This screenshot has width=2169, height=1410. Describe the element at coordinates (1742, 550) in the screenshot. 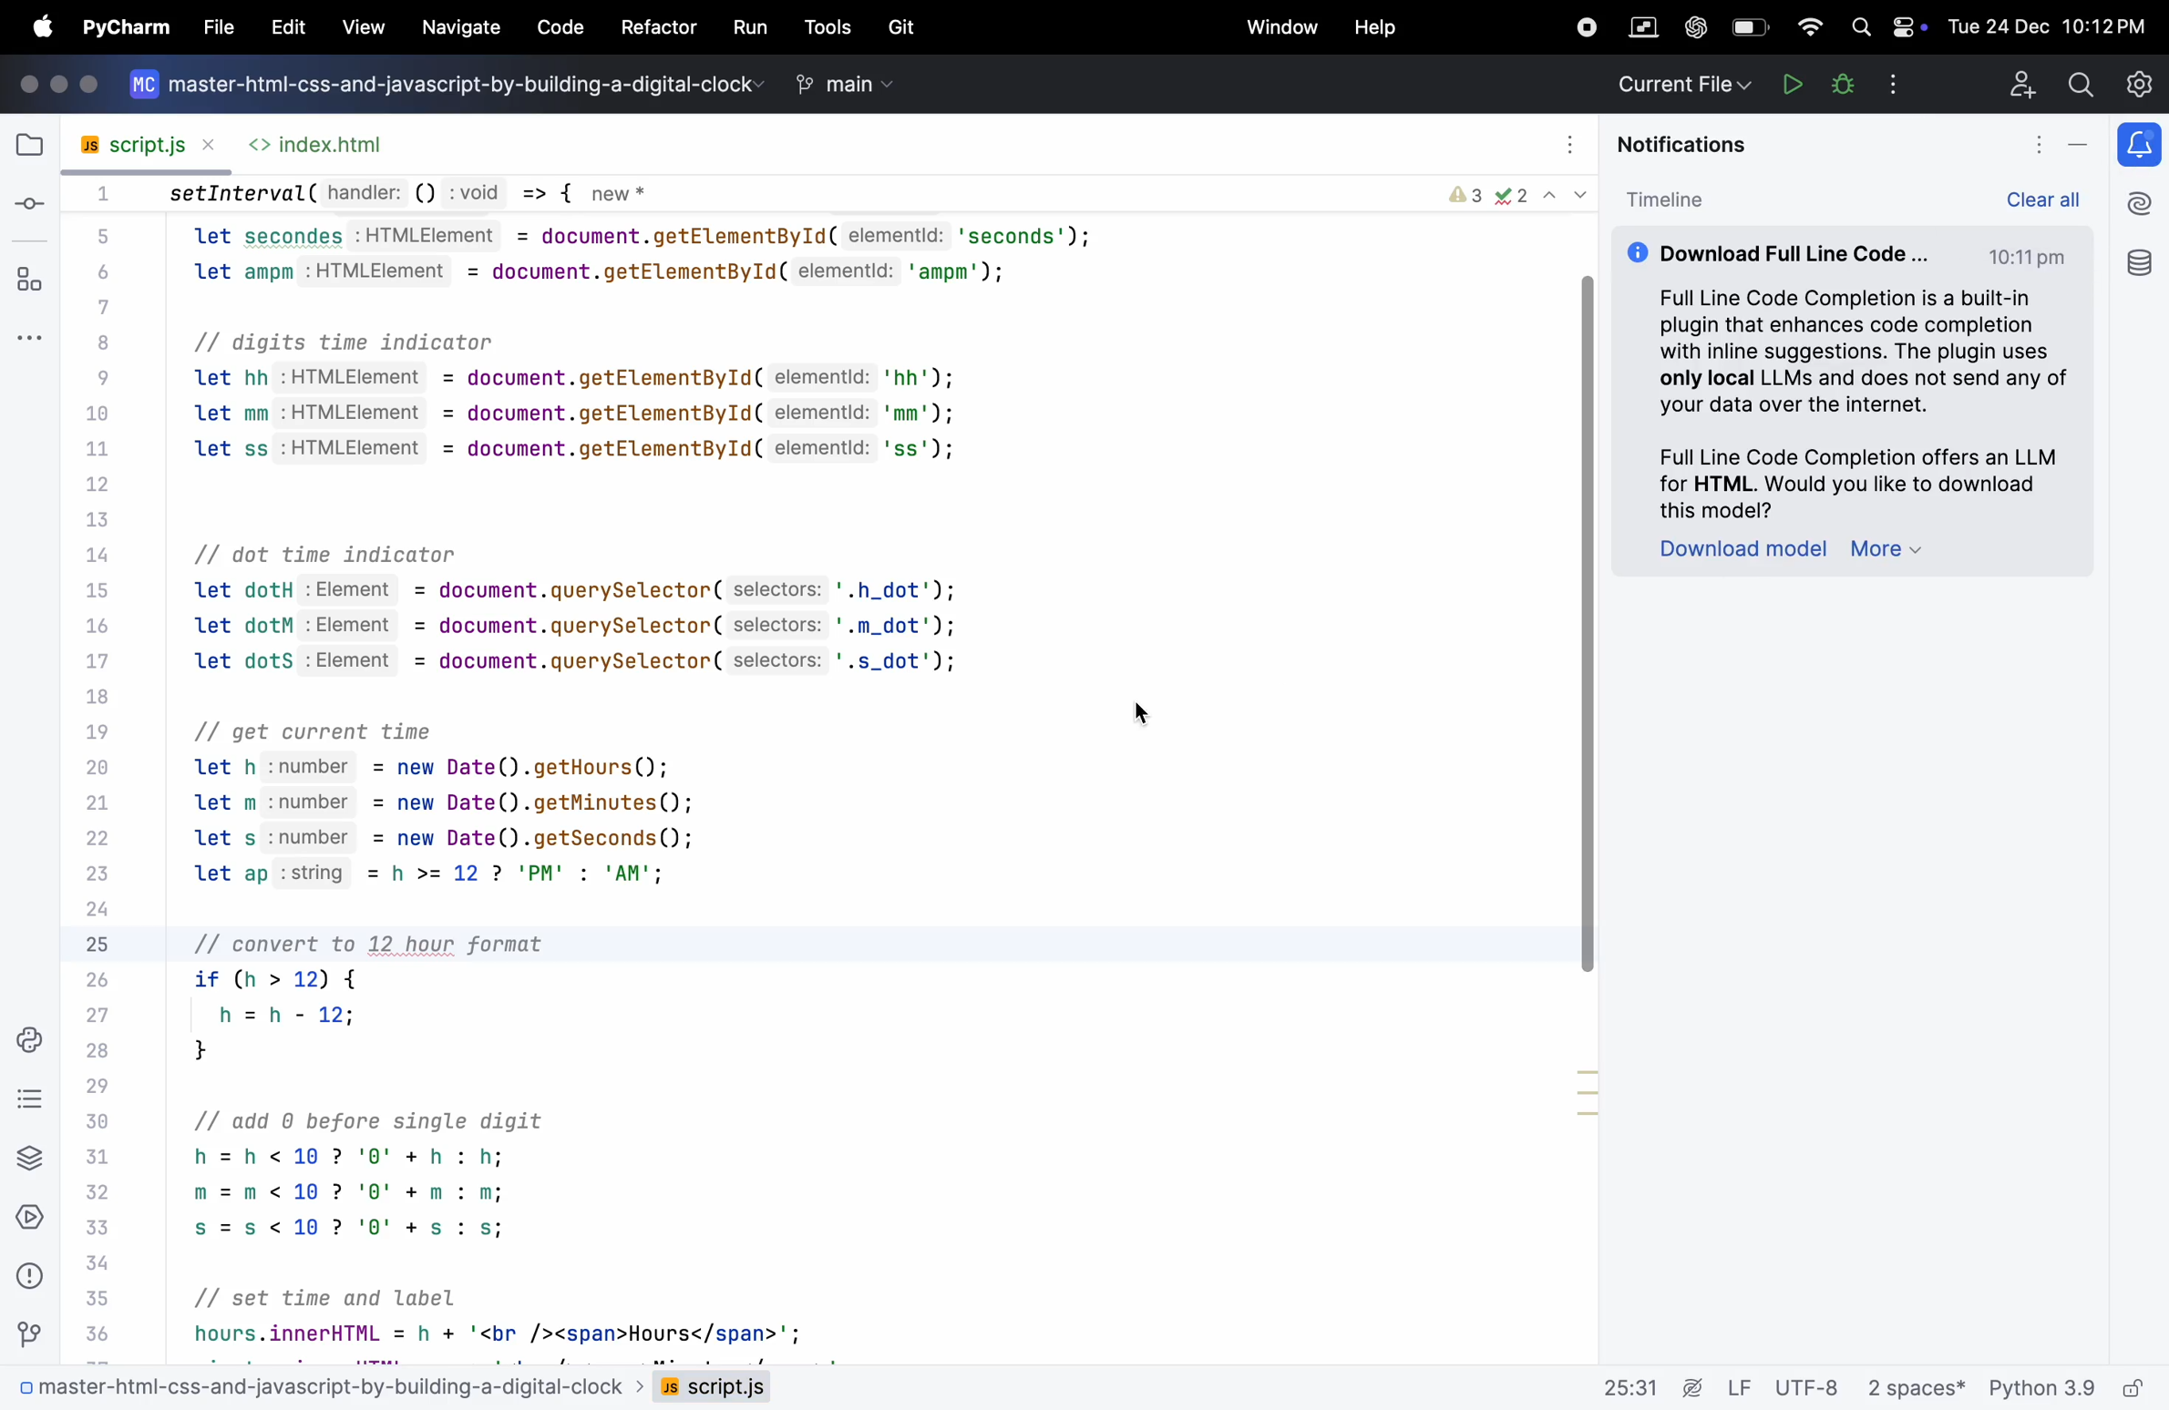

I see `Download model` at that location.